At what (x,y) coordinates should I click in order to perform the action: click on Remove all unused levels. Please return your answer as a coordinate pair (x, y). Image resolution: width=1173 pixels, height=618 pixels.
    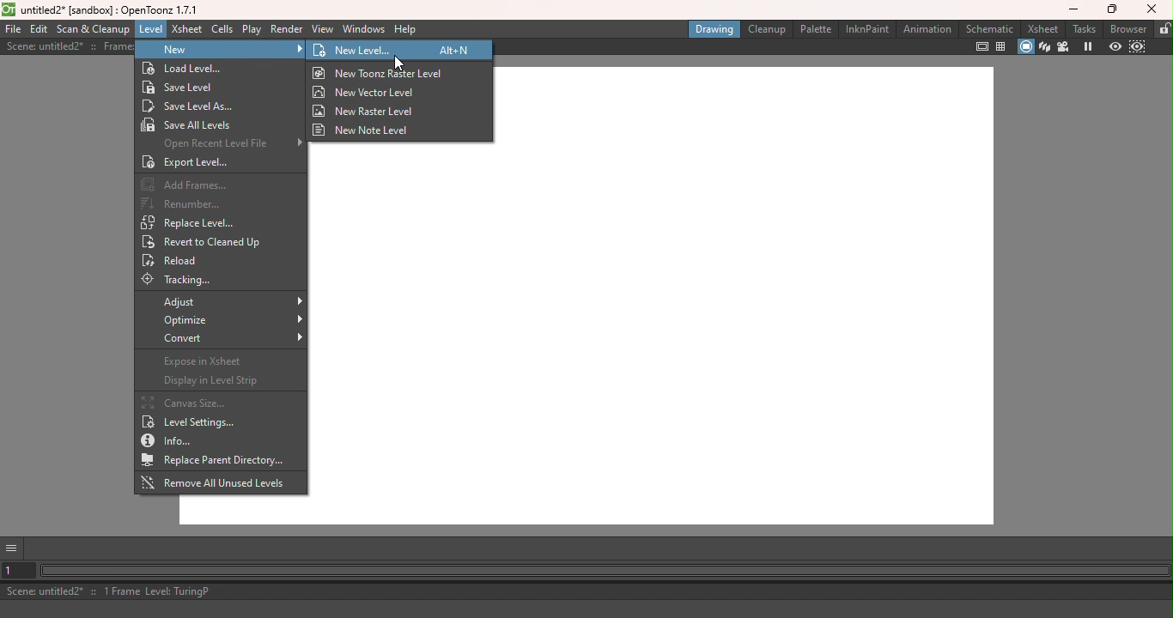
    Looking at the image, I should click on (215, 482).